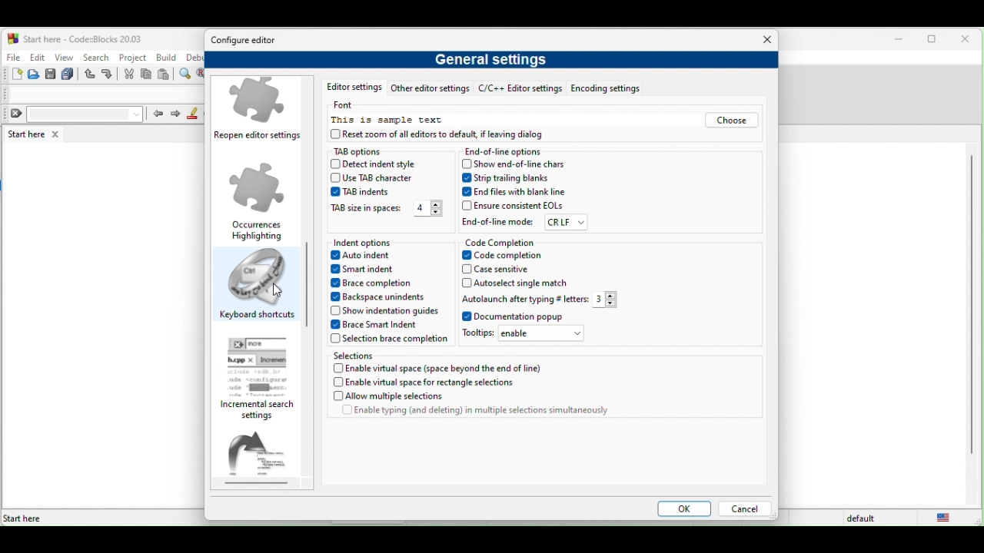 The width and height of the screenshot is (984, 553). What do you see at coordinates (35, 75) in the screenshot?
I see `open` at bounding box center [35, 75].